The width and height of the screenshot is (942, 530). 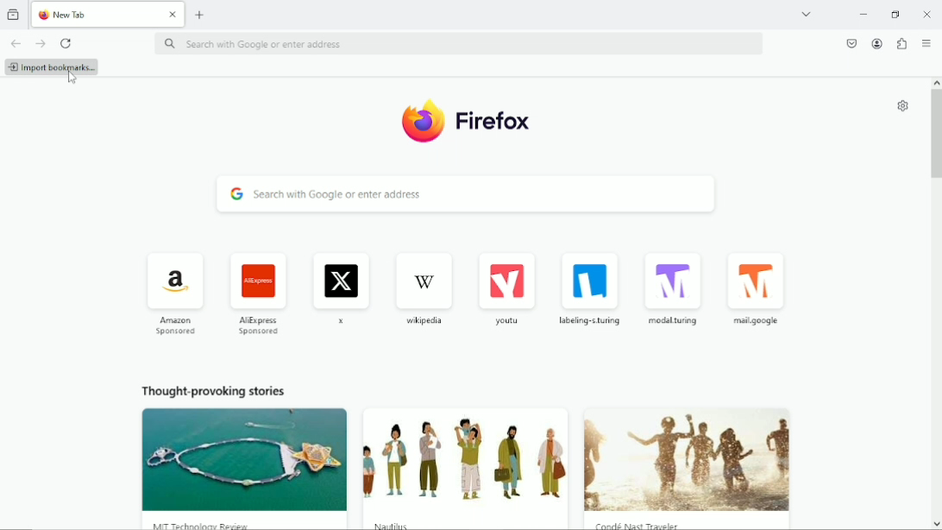 I want to click on go back, so click(x=15, y=43).